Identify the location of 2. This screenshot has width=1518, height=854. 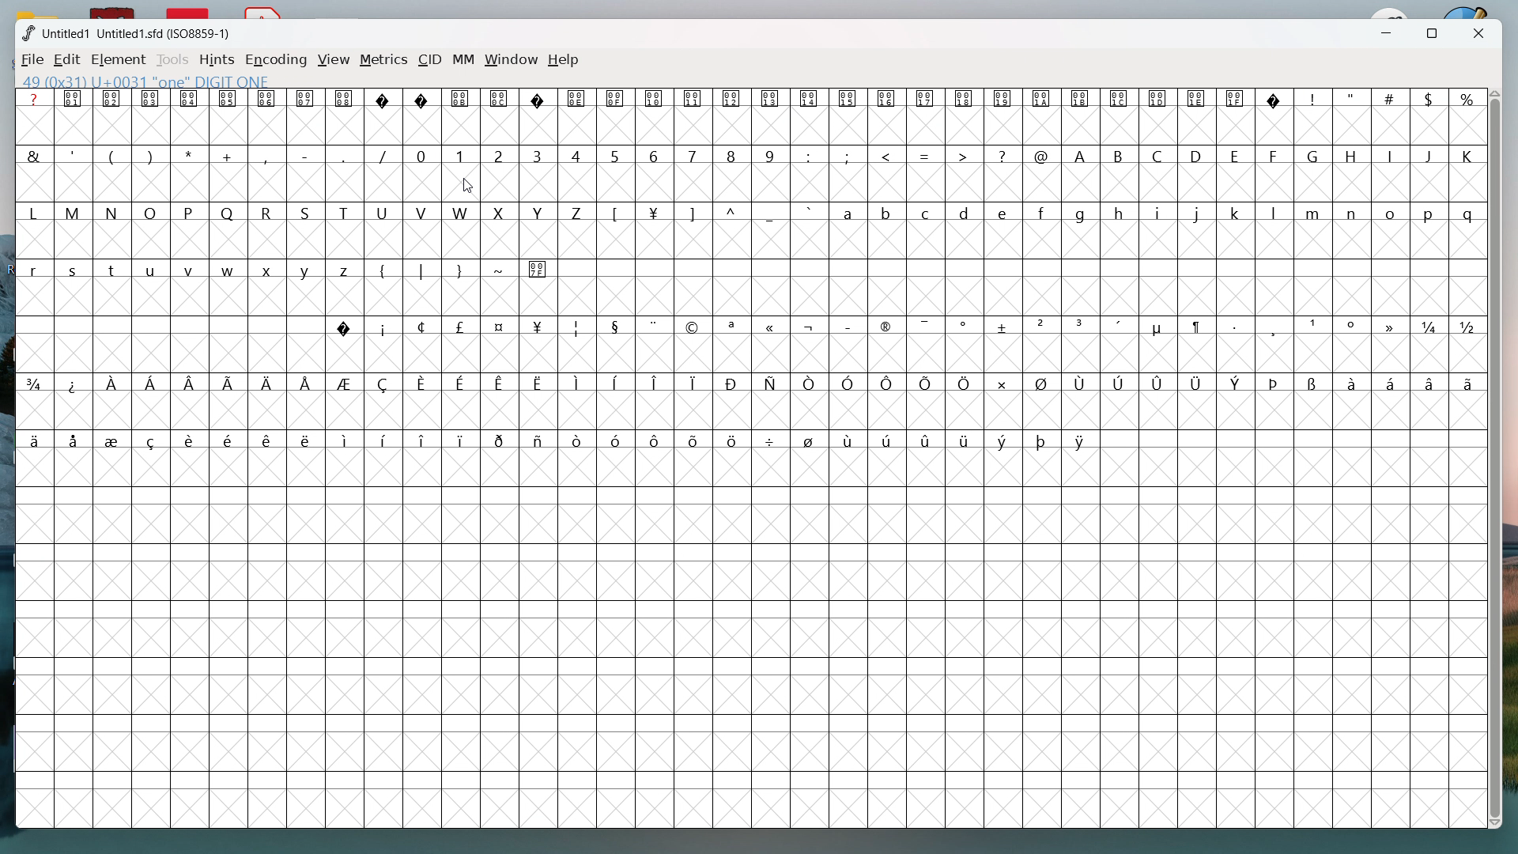
(500, 156).